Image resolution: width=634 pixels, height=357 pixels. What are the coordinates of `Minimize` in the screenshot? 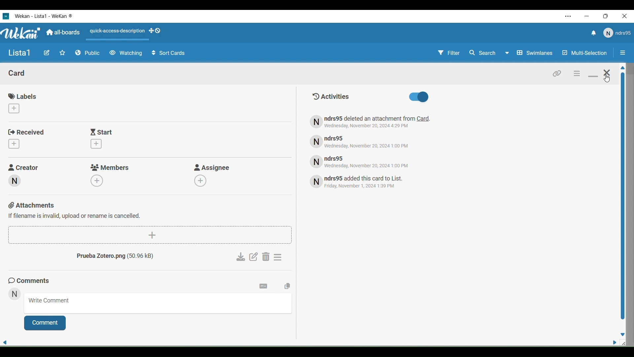 It's located at (593, 76).